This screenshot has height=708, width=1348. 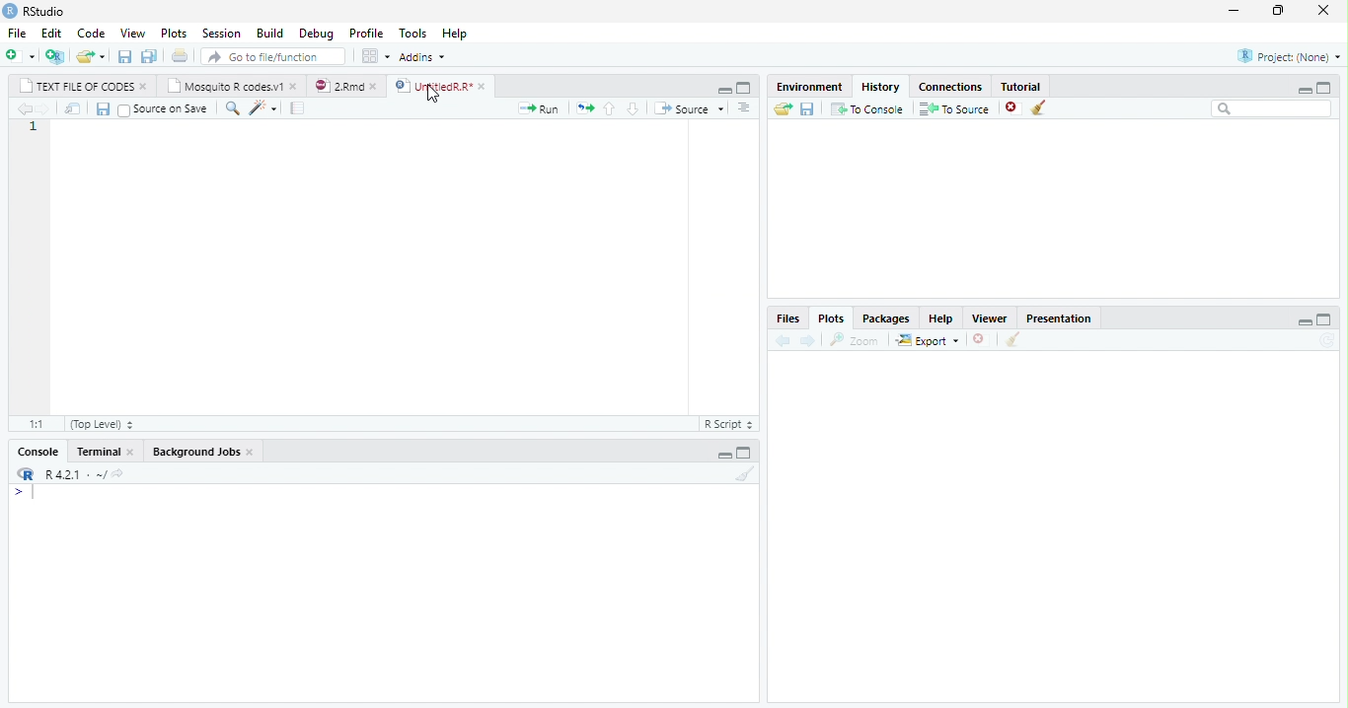 What do you see at coordinates (782, 106) in the screenshot?
I see `load history` at bounding box center [782, 106].